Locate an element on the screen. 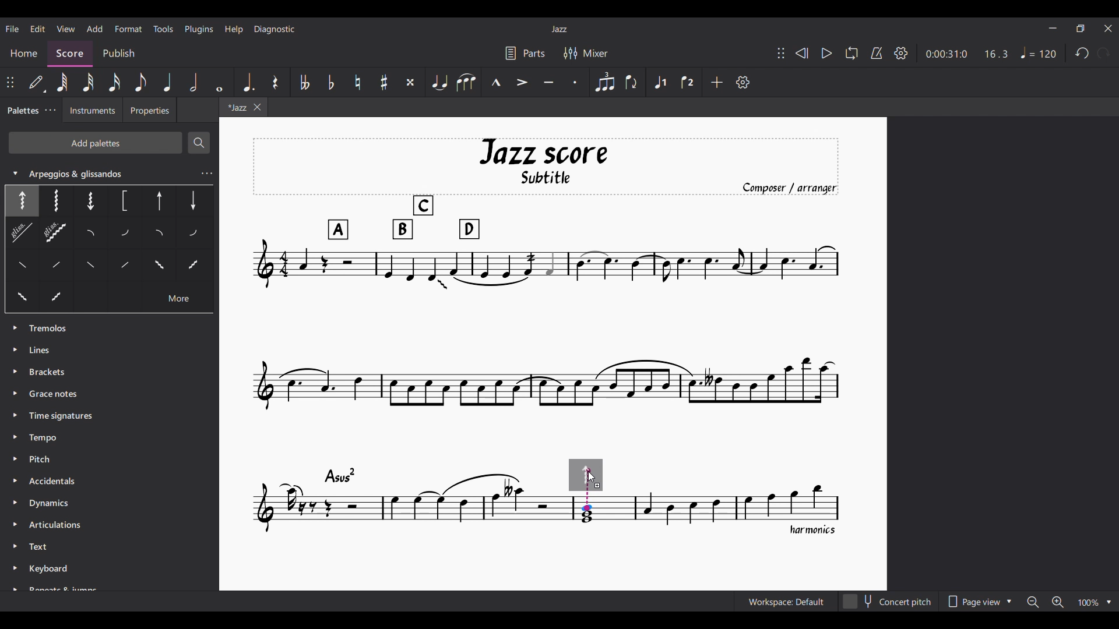  Tempo is located at coordinates (1039, 52).